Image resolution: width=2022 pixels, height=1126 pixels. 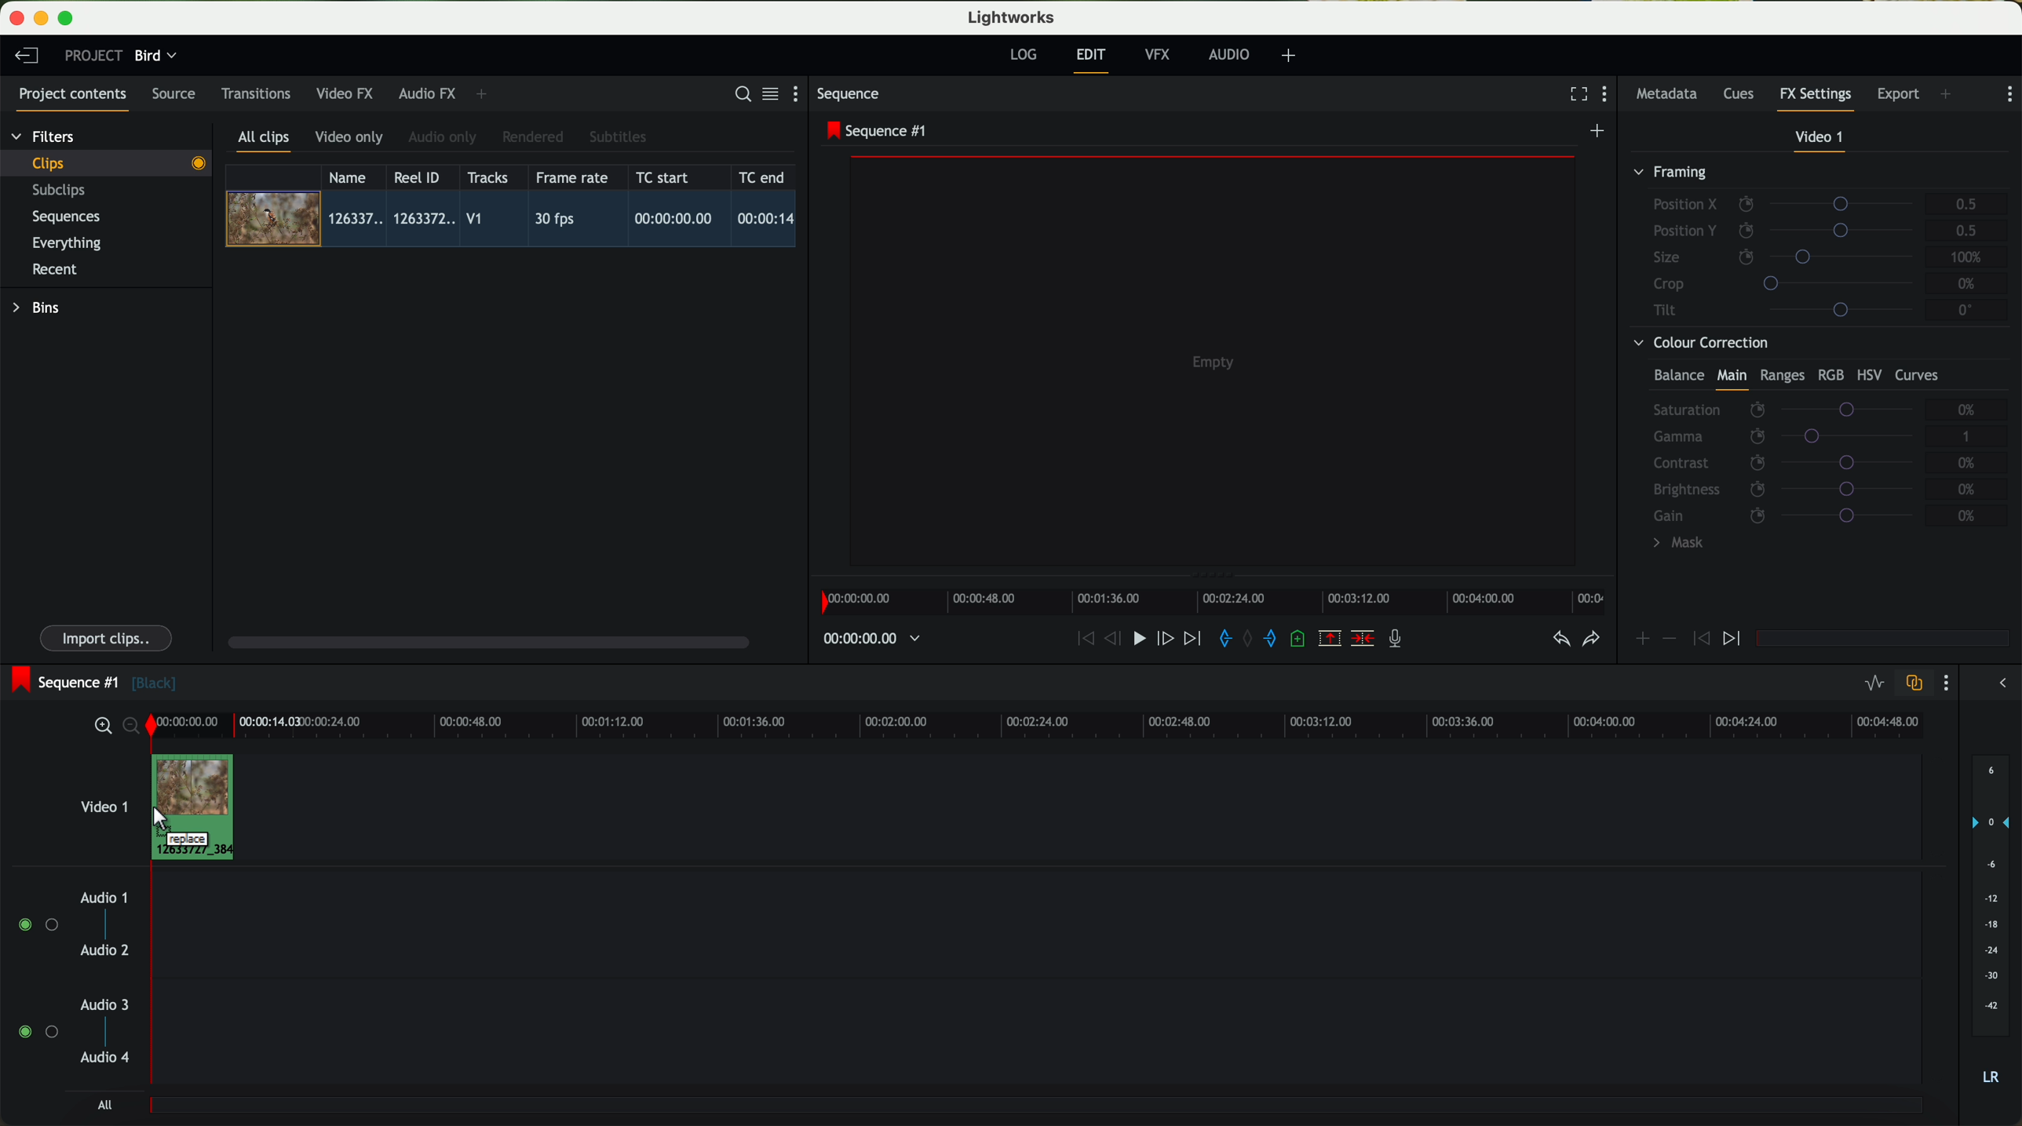 What do you see at coordinates (1208, 597) in the screenshot?
I see `timeline` at bounding box center [1208, 597].